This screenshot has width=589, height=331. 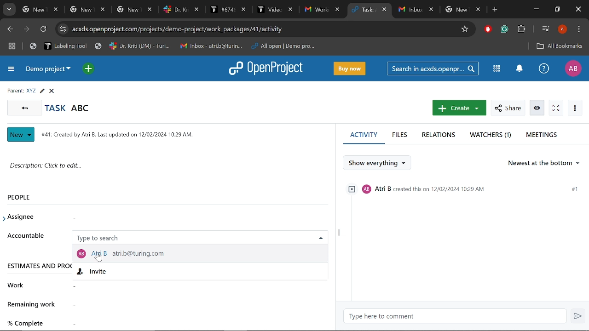 I want to click on Type here to comment, so click(x=455, y=317).